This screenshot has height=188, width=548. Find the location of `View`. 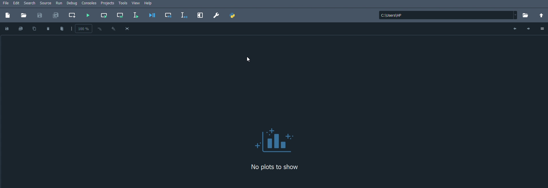

View is located at coordinates (136, 3).